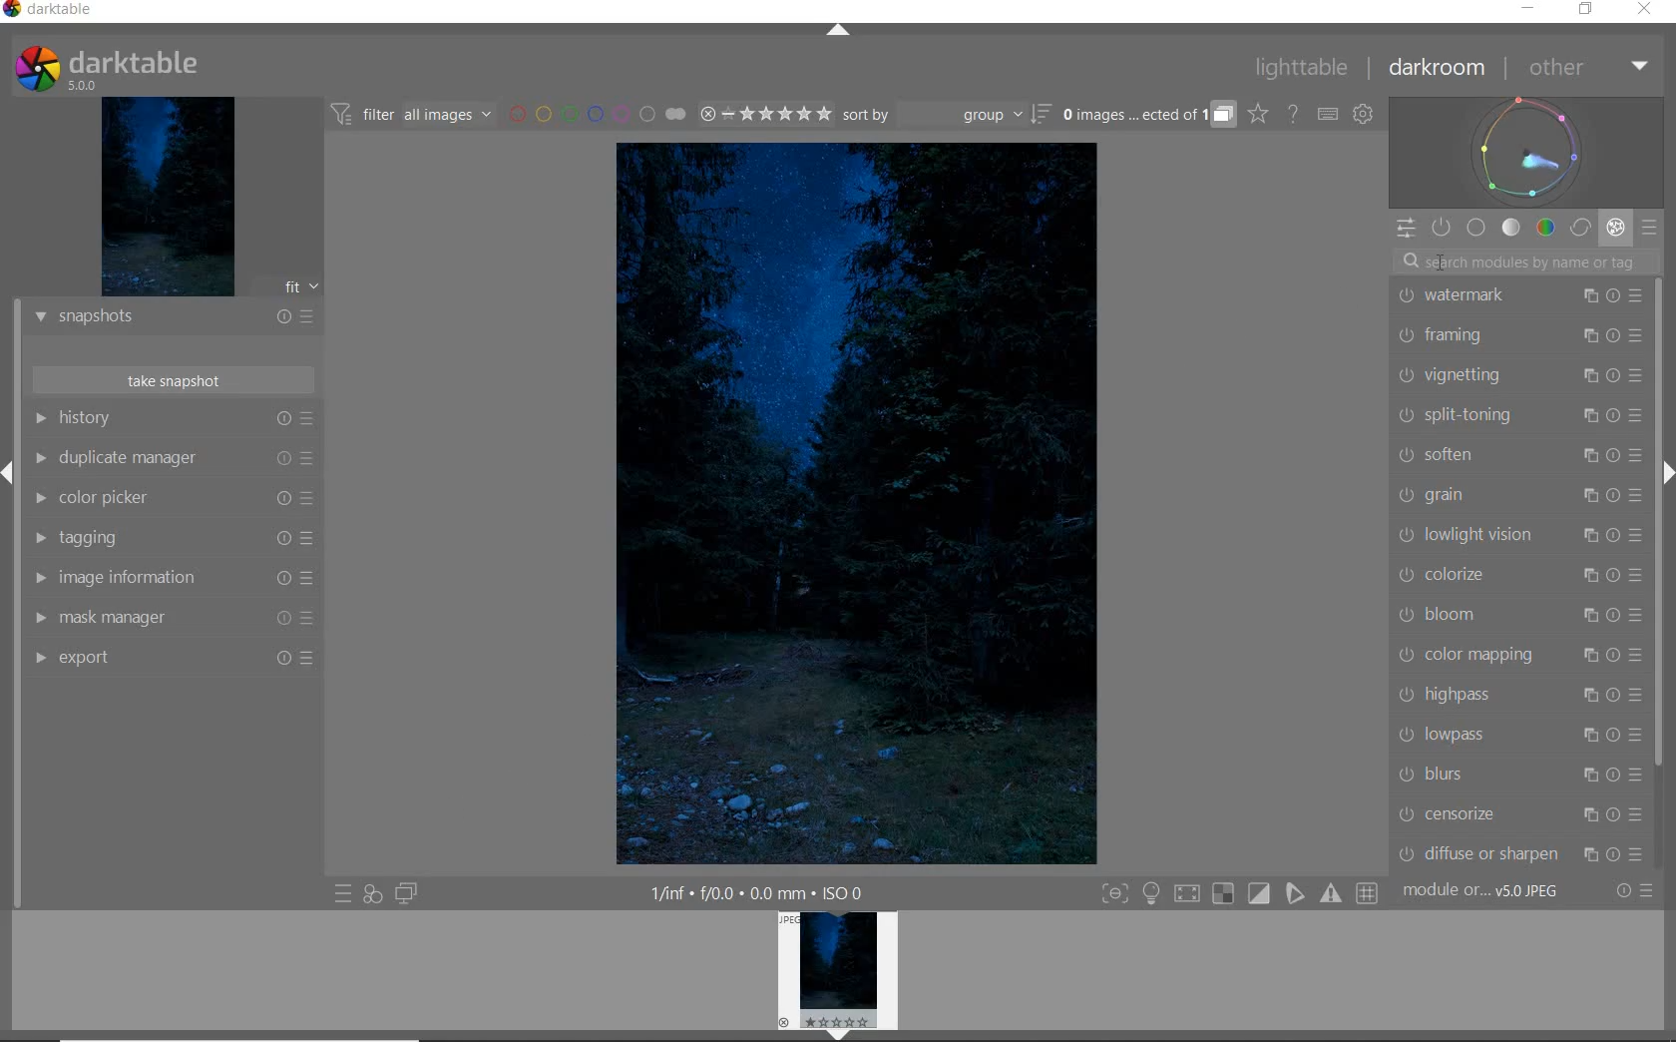 The width and height of the screenshot is (1676, 1042). I want to click on HIGHPASS, so click(1517, 695).